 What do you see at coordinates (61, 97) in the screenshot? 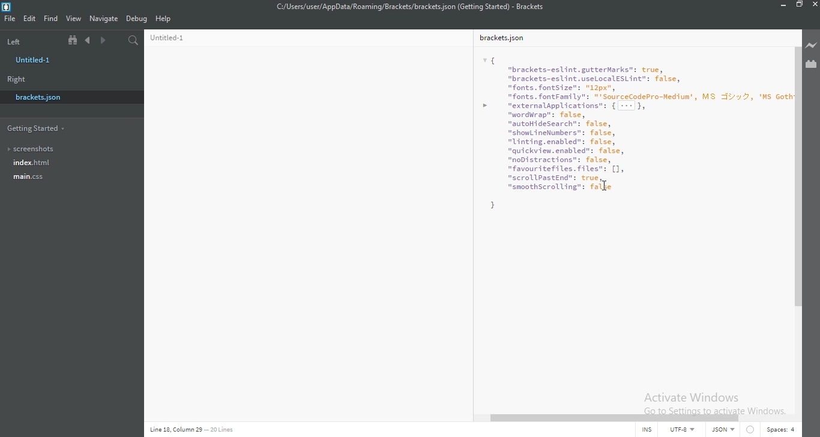
I see `brackets.json` at bounding box center [61, 97].